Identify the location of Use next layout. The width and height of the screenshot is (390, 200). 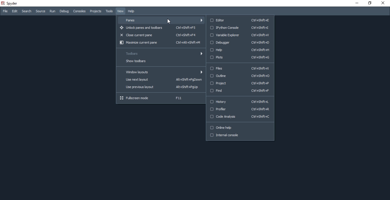
(159, 80).